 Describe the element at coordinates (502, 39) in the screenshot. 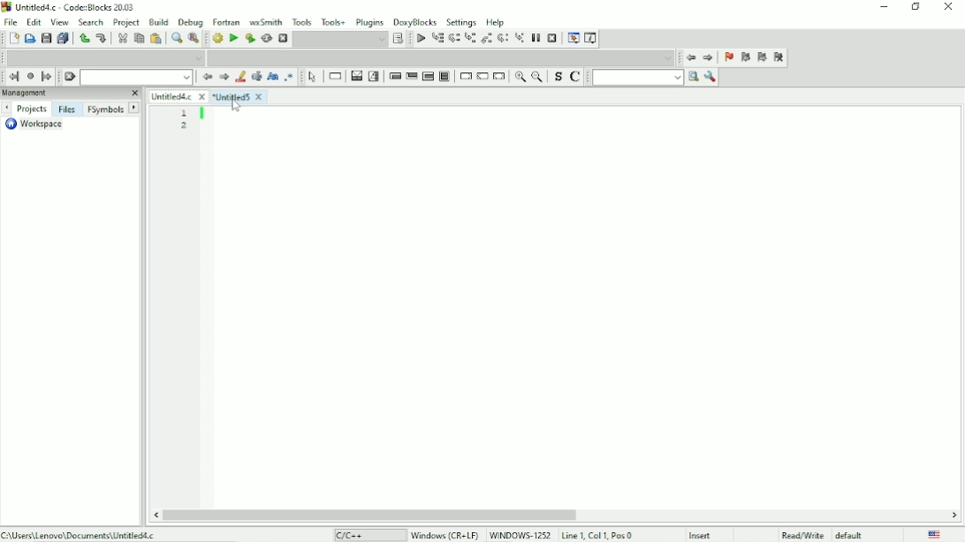

I see `Next instruction` at that location.